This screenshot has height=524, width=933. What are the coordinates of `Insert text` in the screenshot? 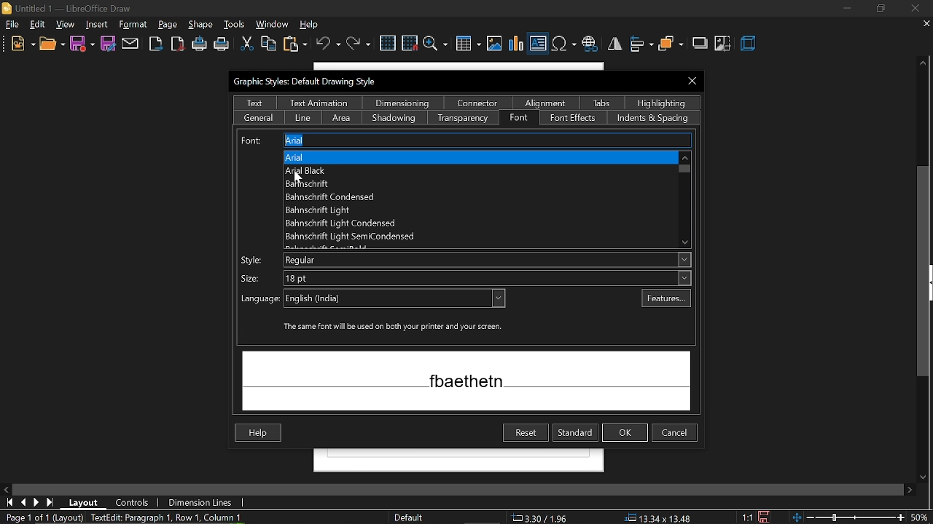 It's located at (538, 43).